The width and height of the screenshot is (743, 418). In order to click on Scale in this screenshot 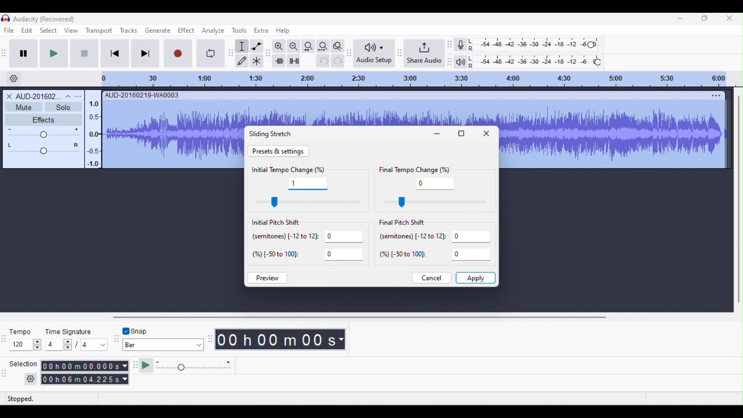, I will do `click(92, 132)`.